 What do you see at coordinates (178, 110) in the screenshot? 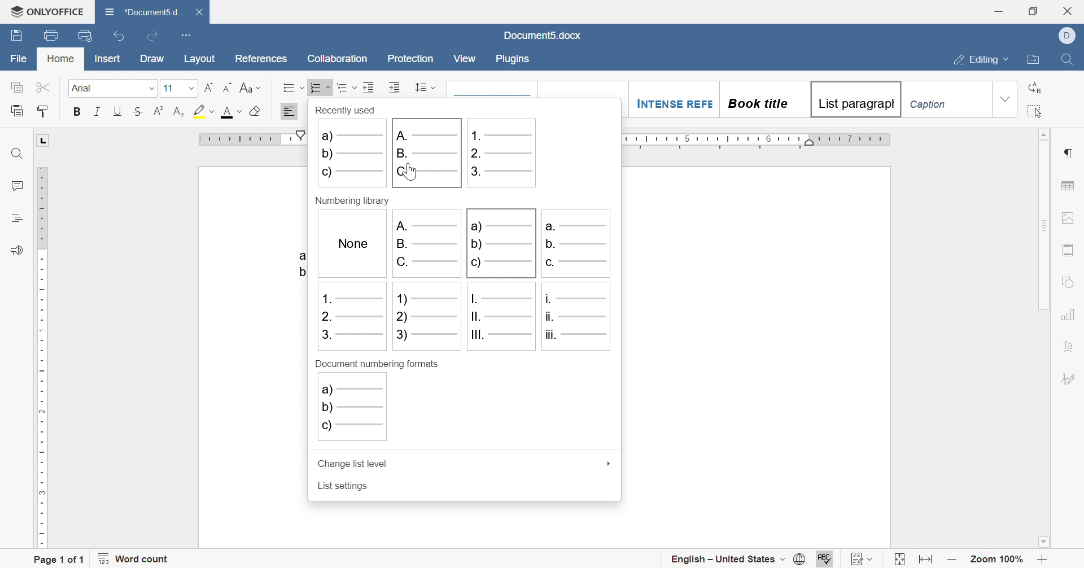
I see `subscript` at bounding box center [178, 110].